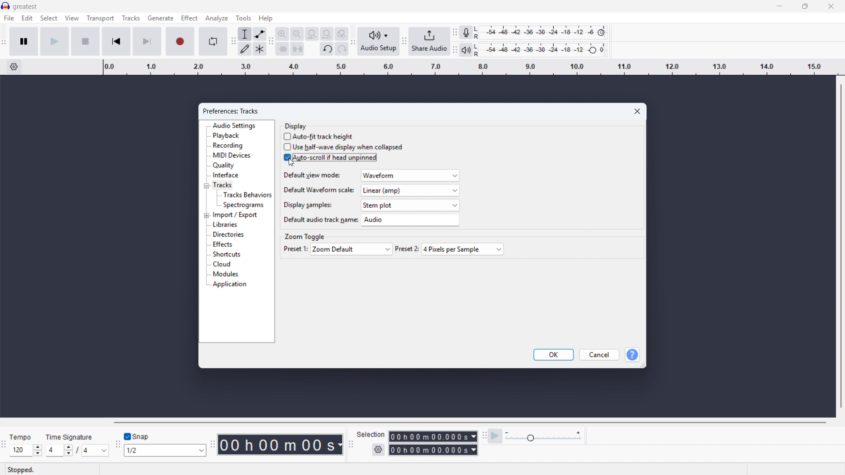 This screenshot has height=475, width=845. Describe the element at coordinates (297, 34) in the screenshot. I see `Zoom out ` at that location.